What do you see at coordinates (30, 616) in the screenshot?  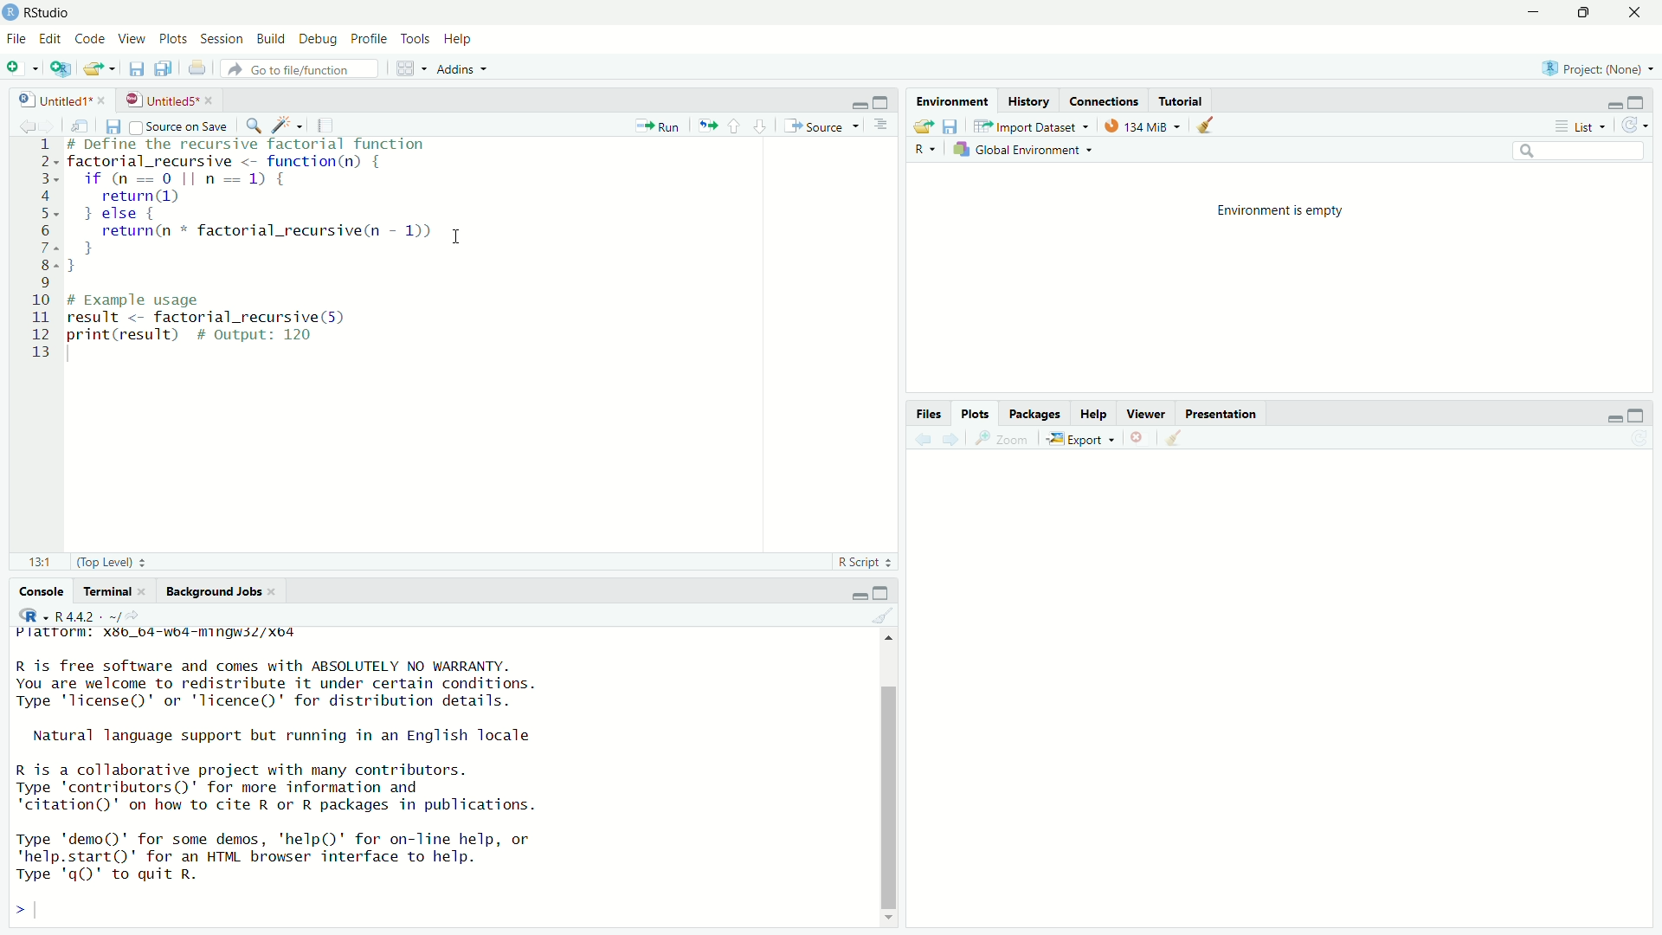 I see `R` at bounding box center [30, 616].